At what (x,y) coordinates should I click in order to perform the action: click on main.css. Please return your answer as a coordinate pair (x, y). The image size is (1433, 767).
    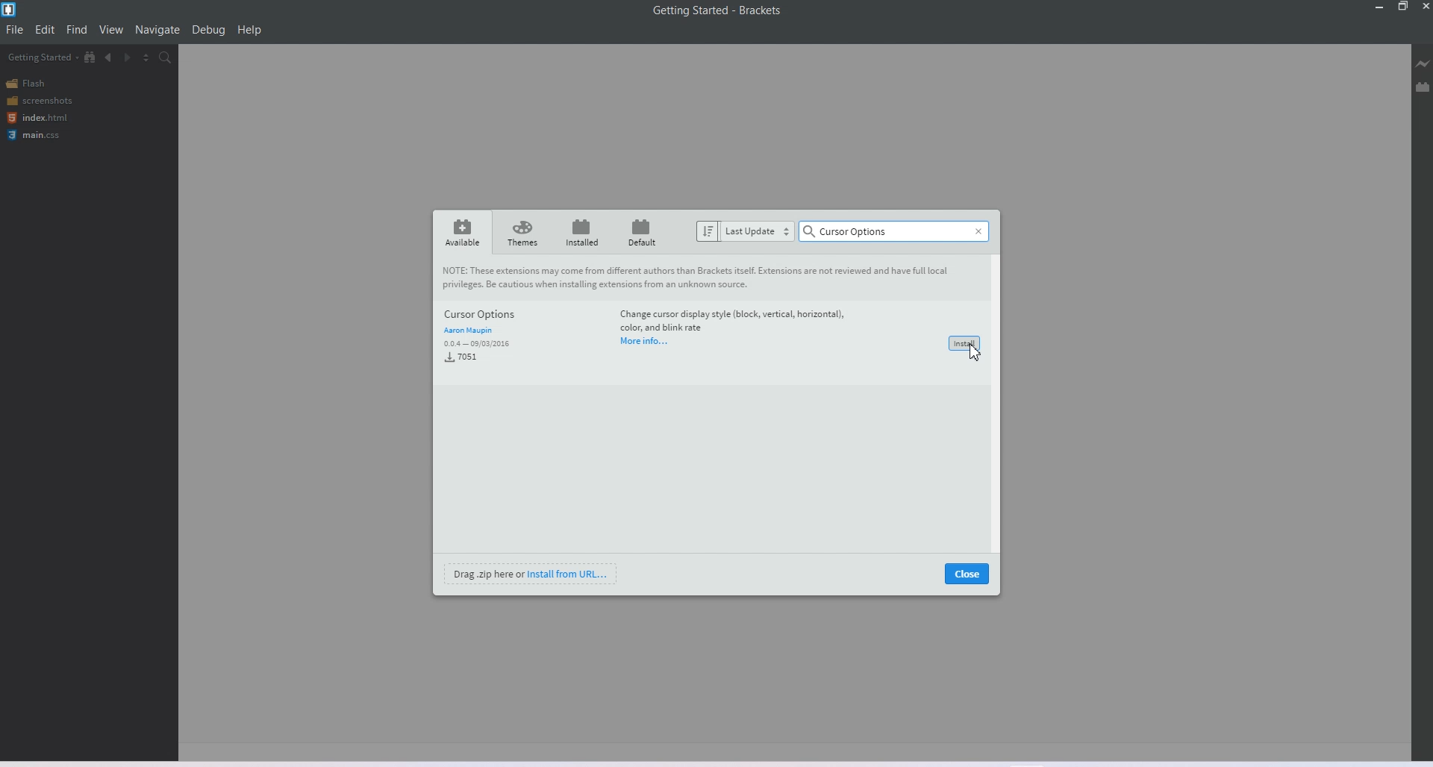
    Looking at the image, I should click on (37, 135).